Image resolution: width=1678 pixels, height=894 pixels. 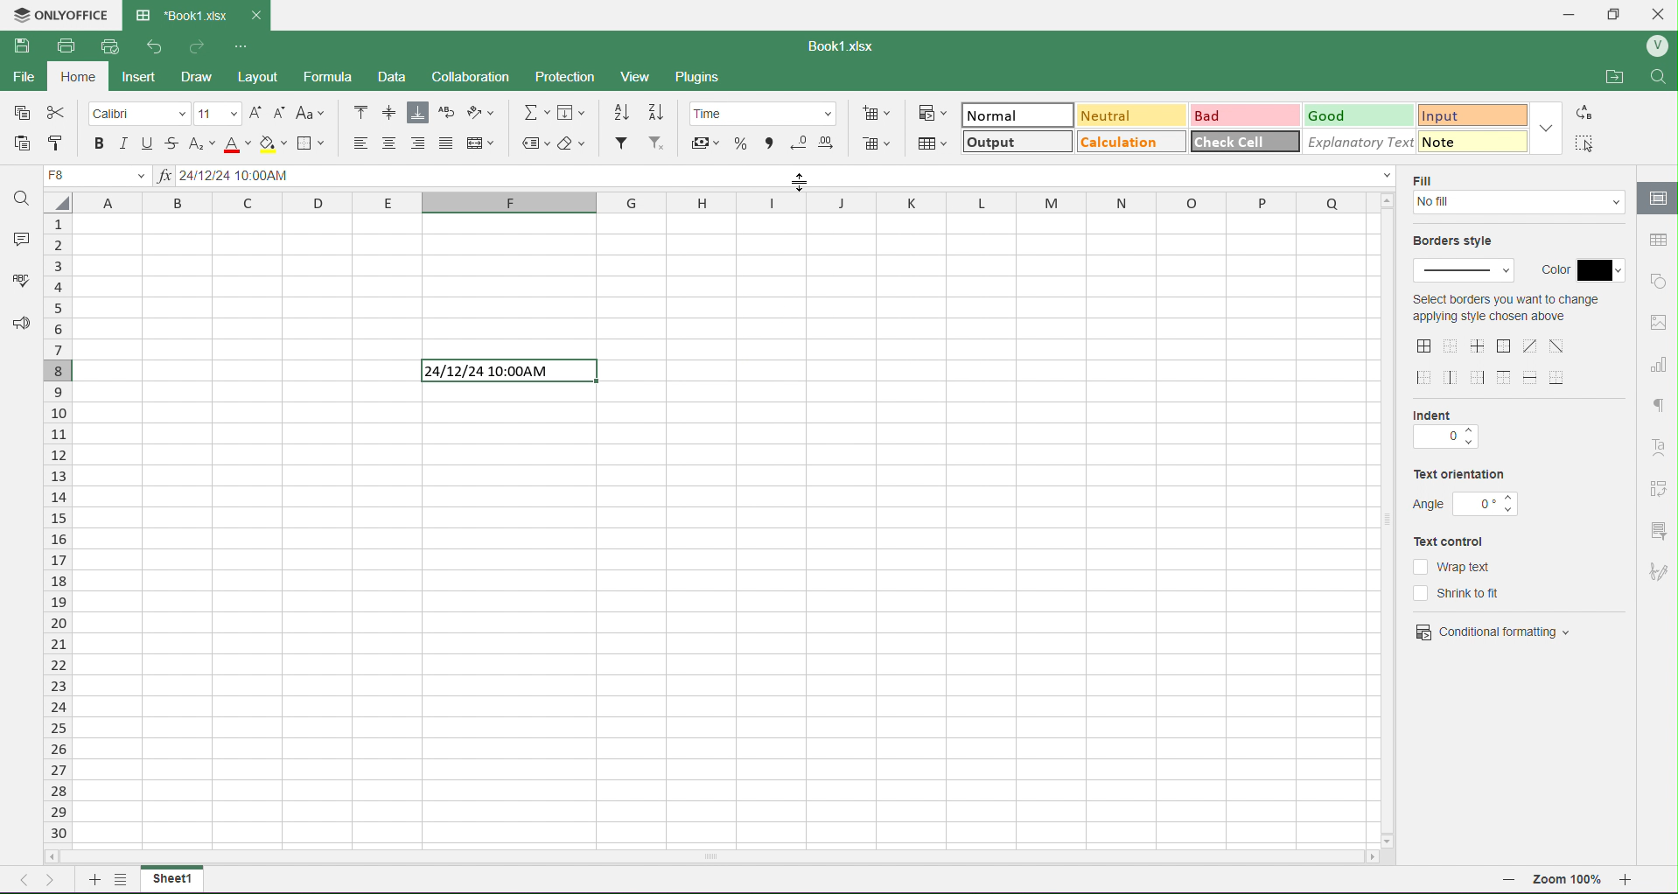 What do you see at coordinates (64, 45) in the screenshot?
I see `Print` at bounding box center [64, 45].